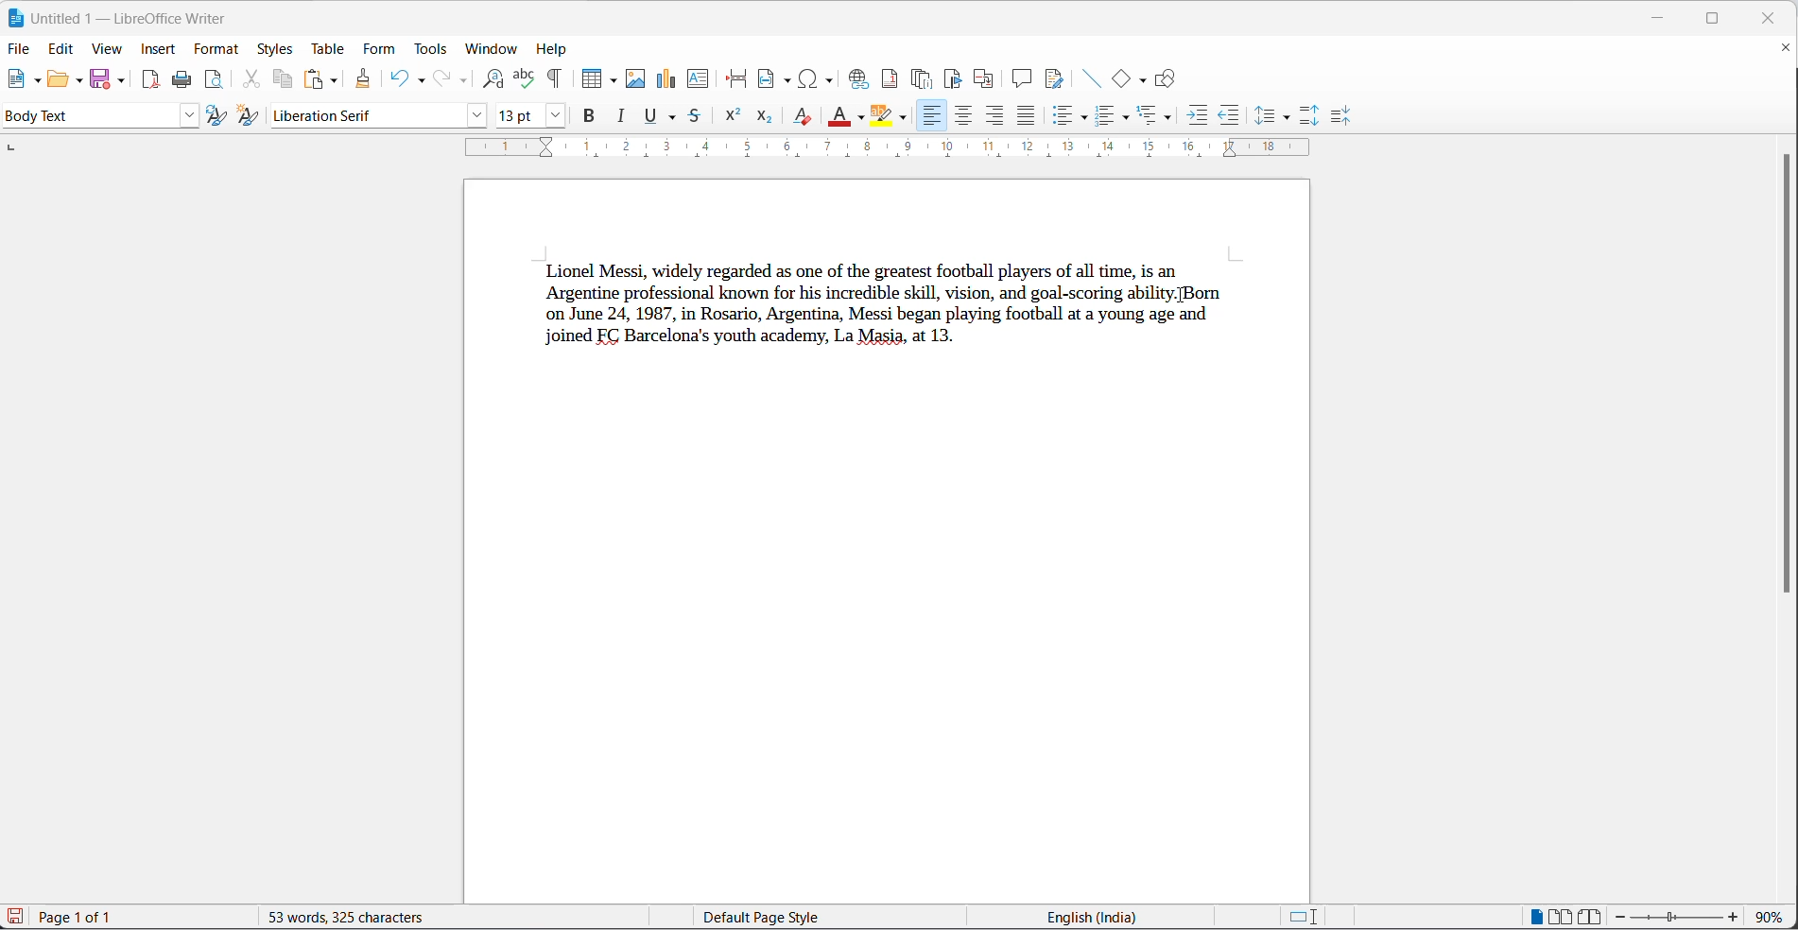 This screenshot has width=1798, height=930. I want to click on close, so click(1767, 19).